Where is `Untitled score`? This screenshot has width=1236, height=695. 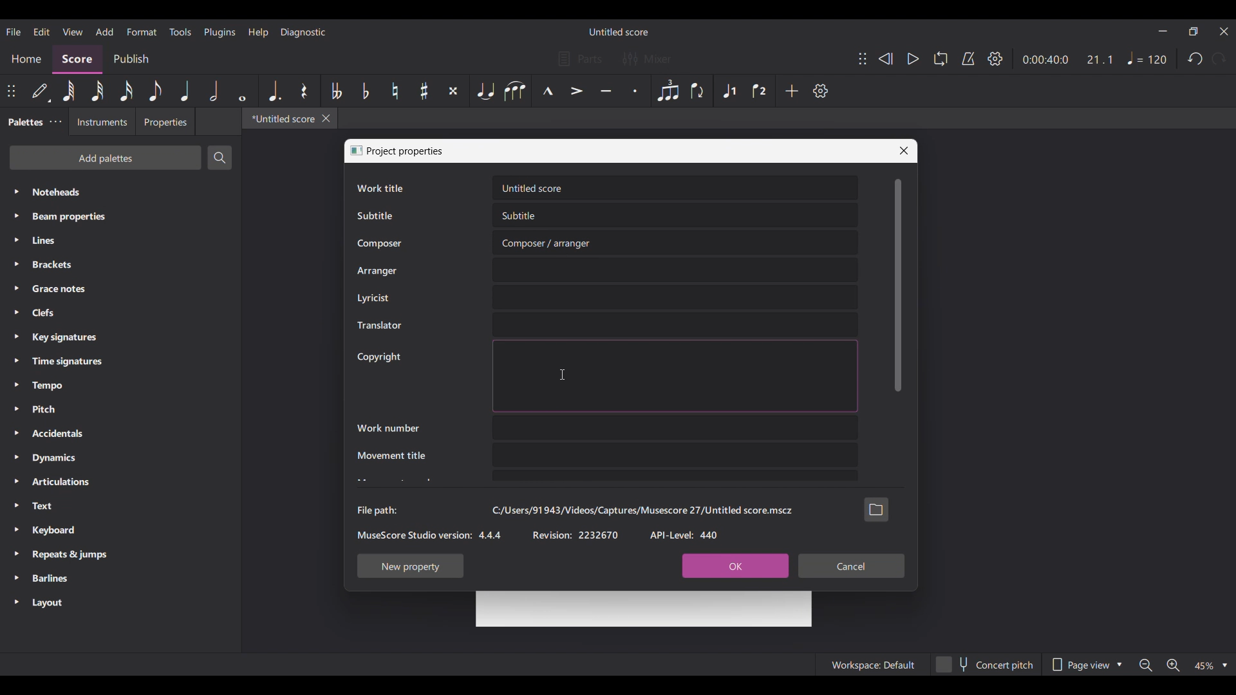 Untitled score is located at coordinates (618, 32).